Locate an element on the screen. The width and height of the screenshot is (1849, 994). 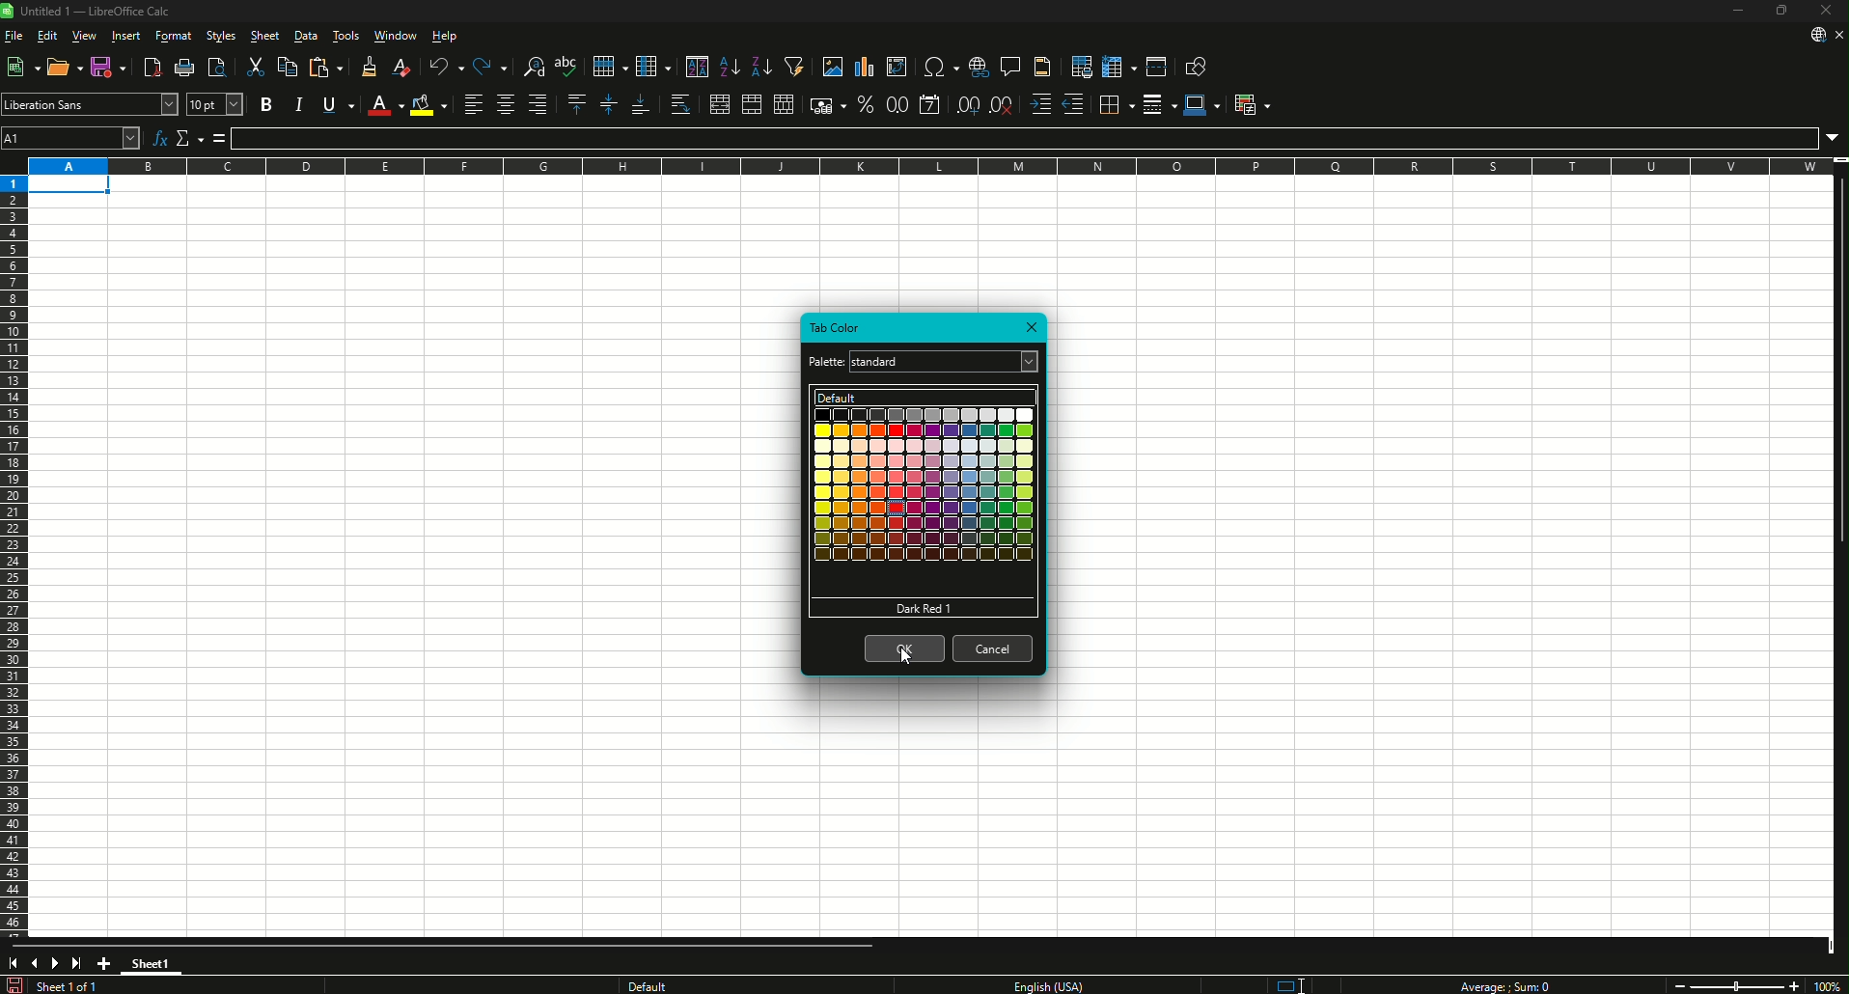
Align Top is located at coordinates (578, 104).